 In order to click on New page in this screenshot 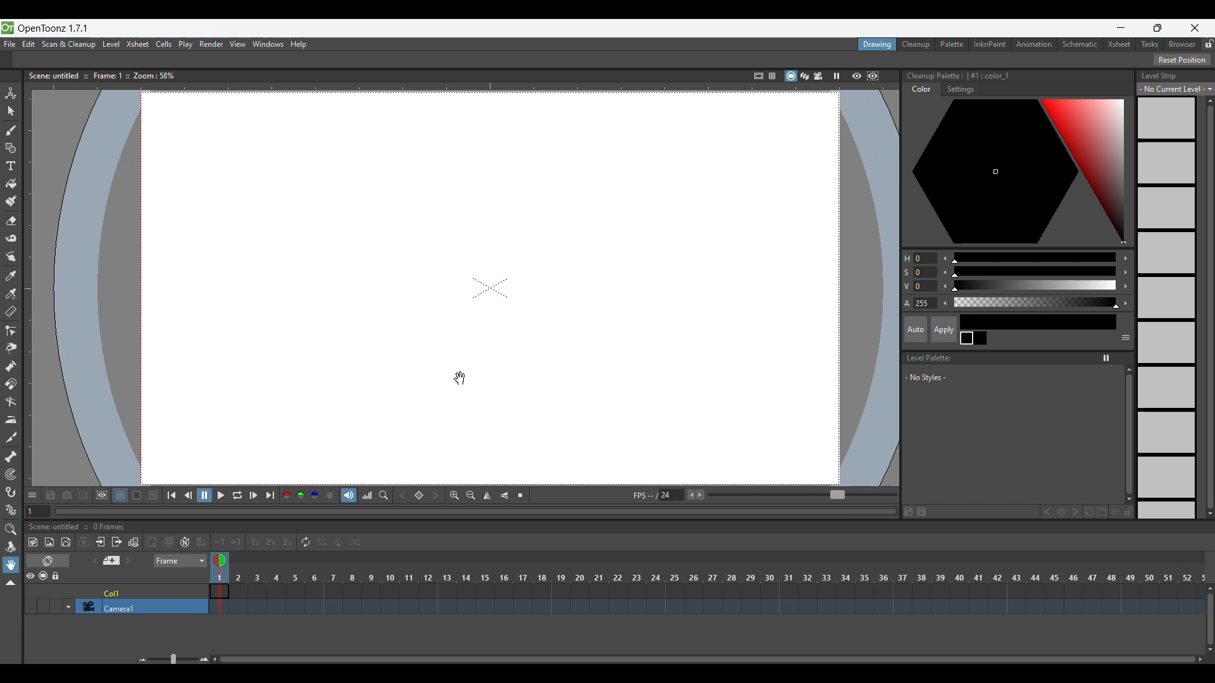, I will do `click(1090, 512)`.